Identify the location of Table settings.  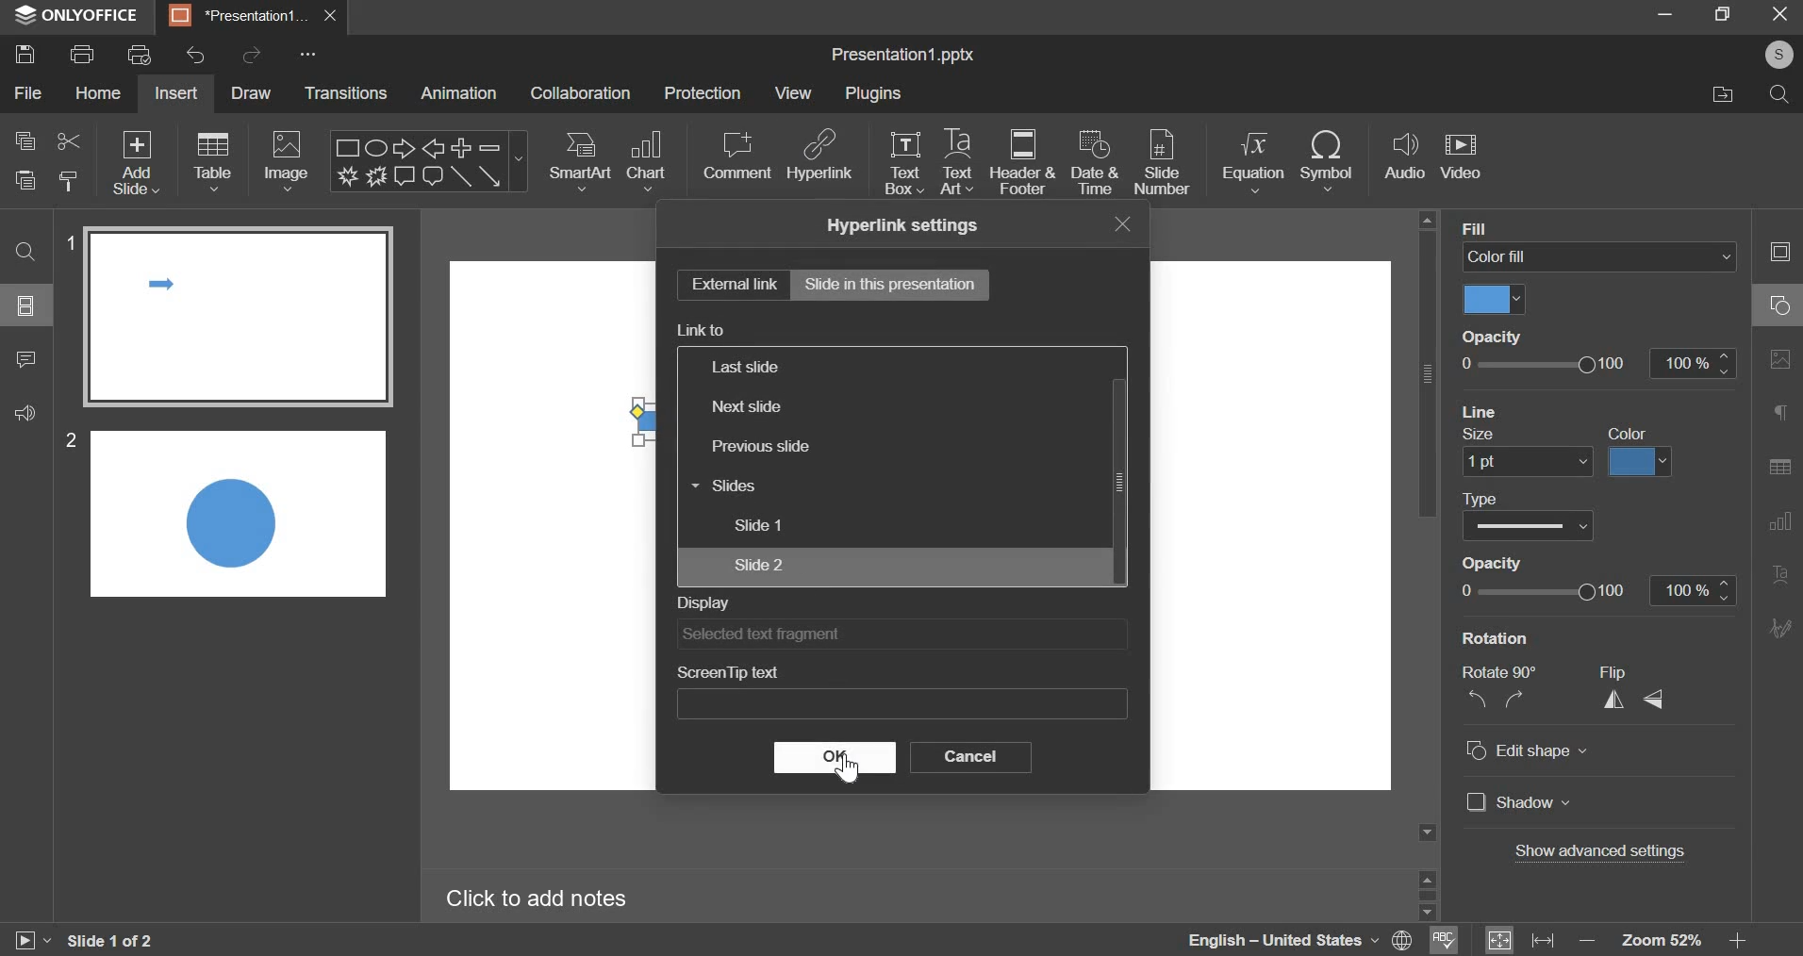
(1784, 467).